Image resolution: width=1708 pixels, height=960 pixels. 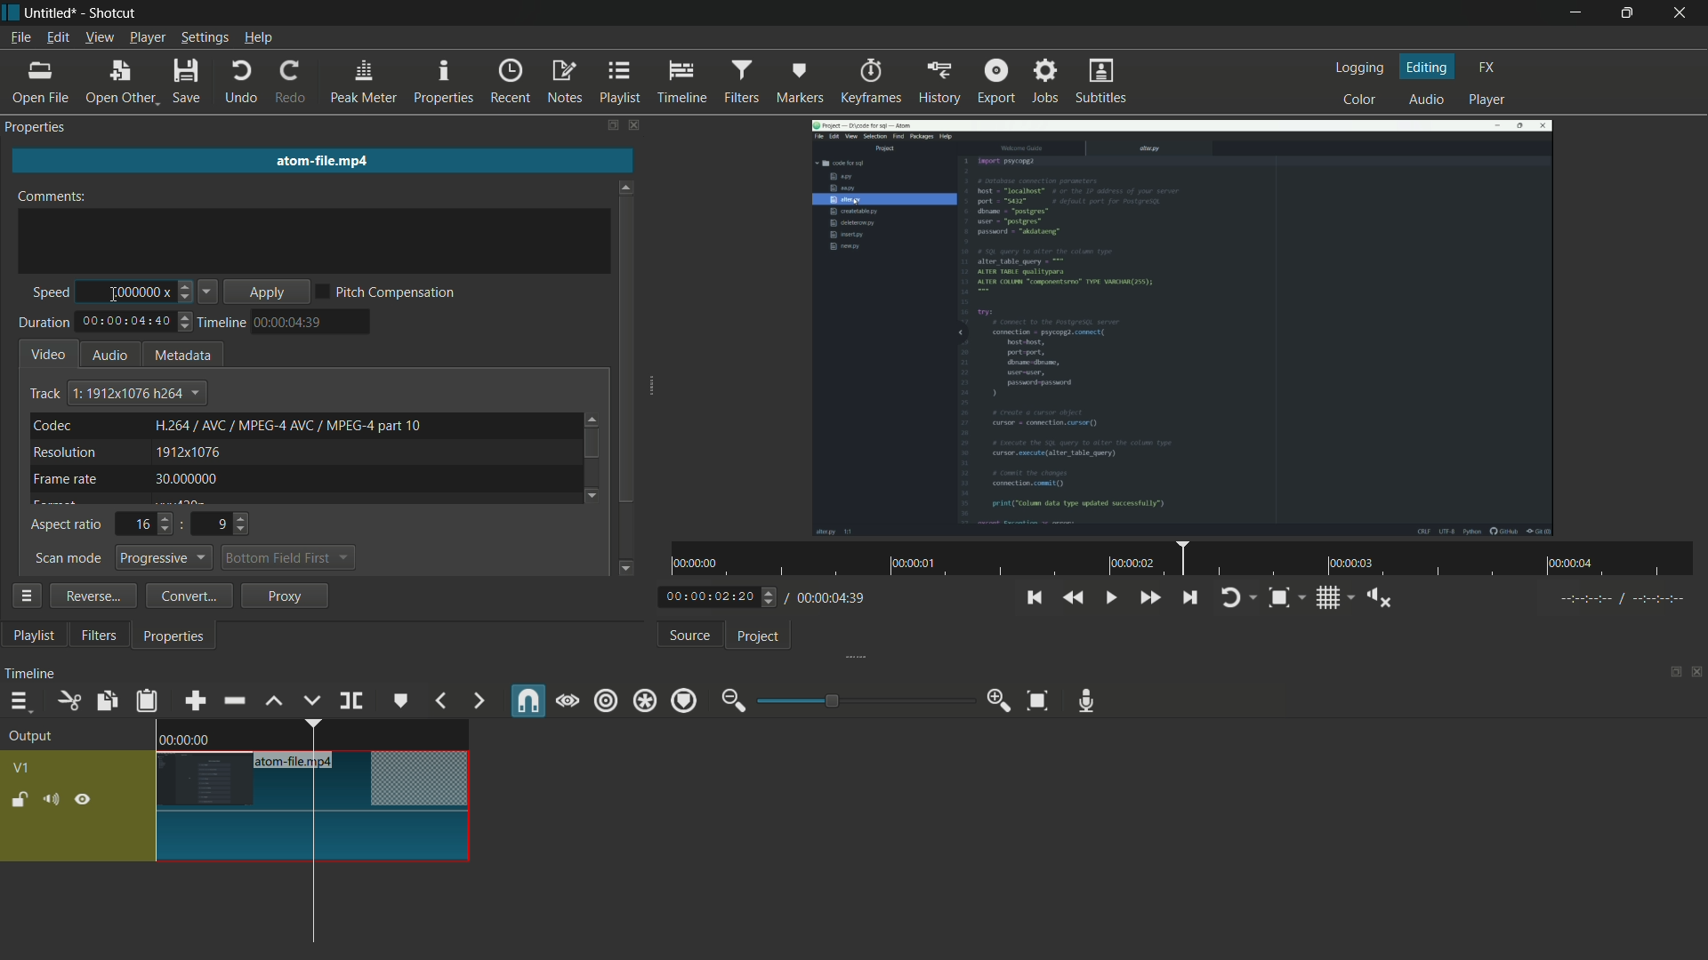 I want to click on peak meter, so click(x=362, y=83).